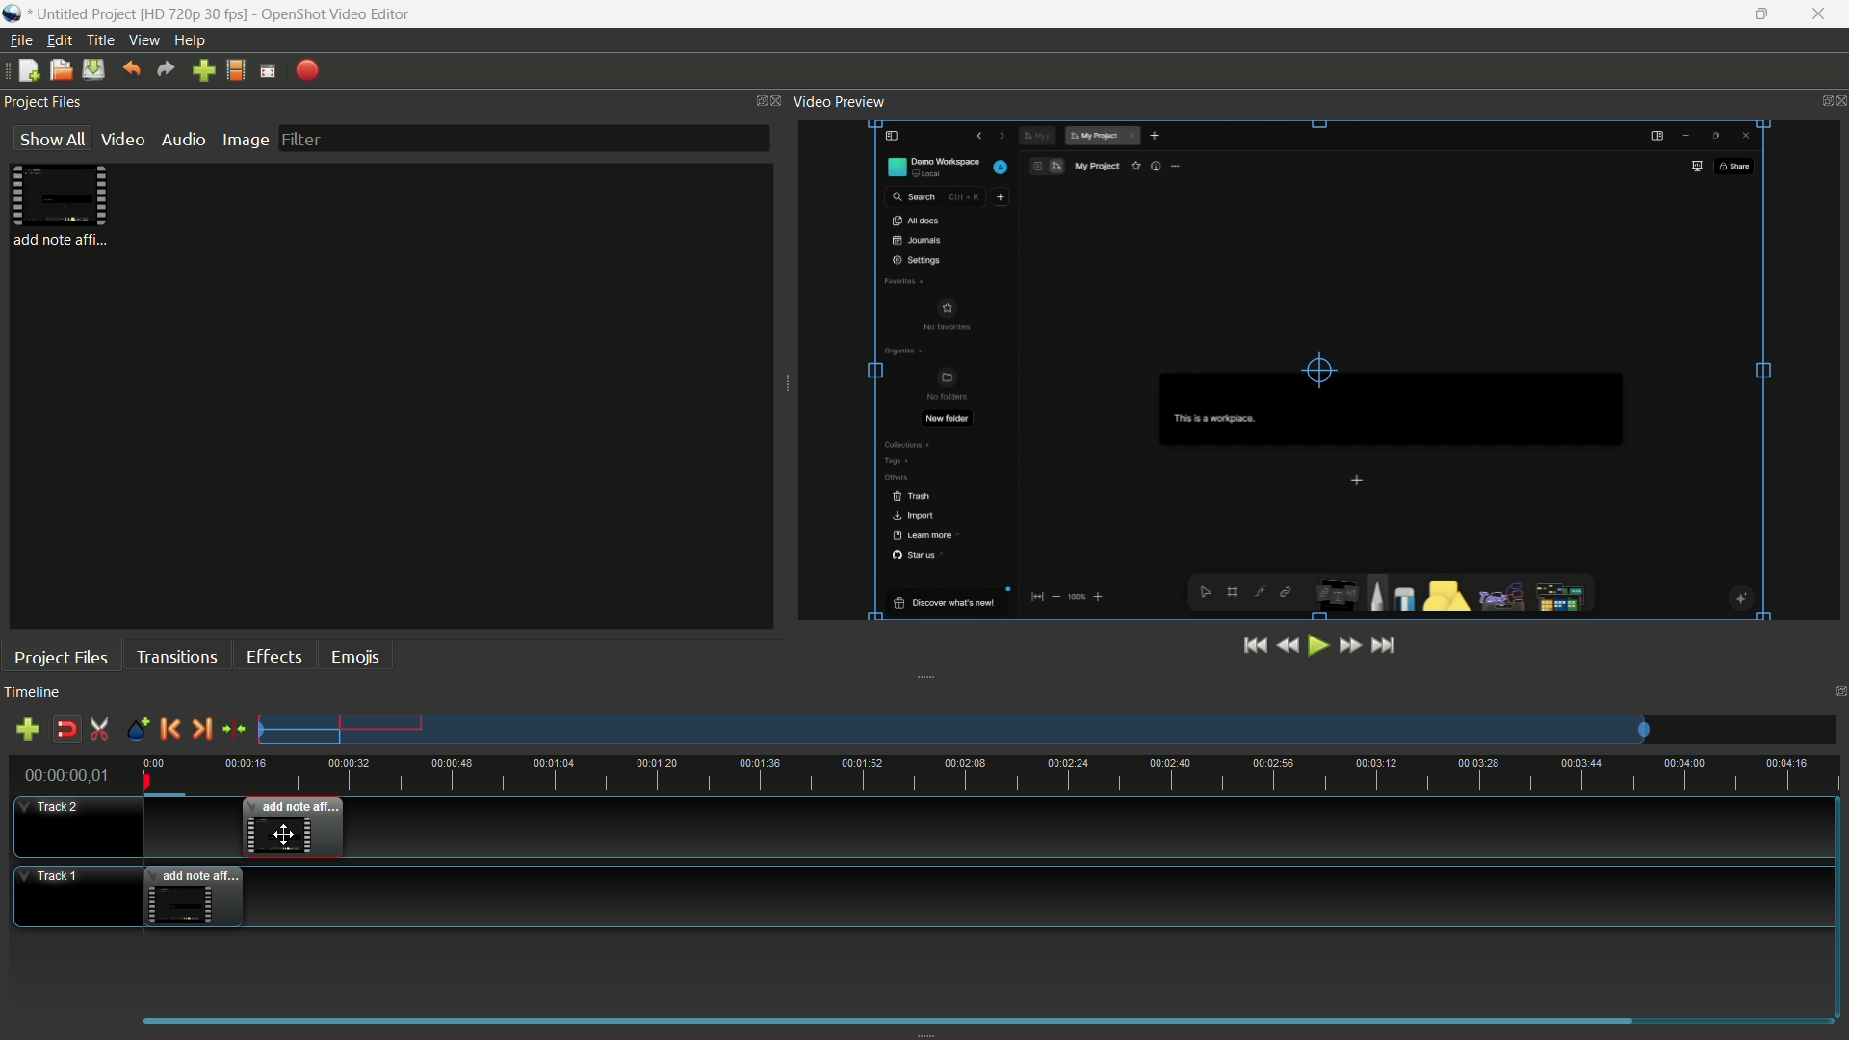  Describe the element at coordinates (99, 729) in the screenshot. I see `enable razor` at that location.